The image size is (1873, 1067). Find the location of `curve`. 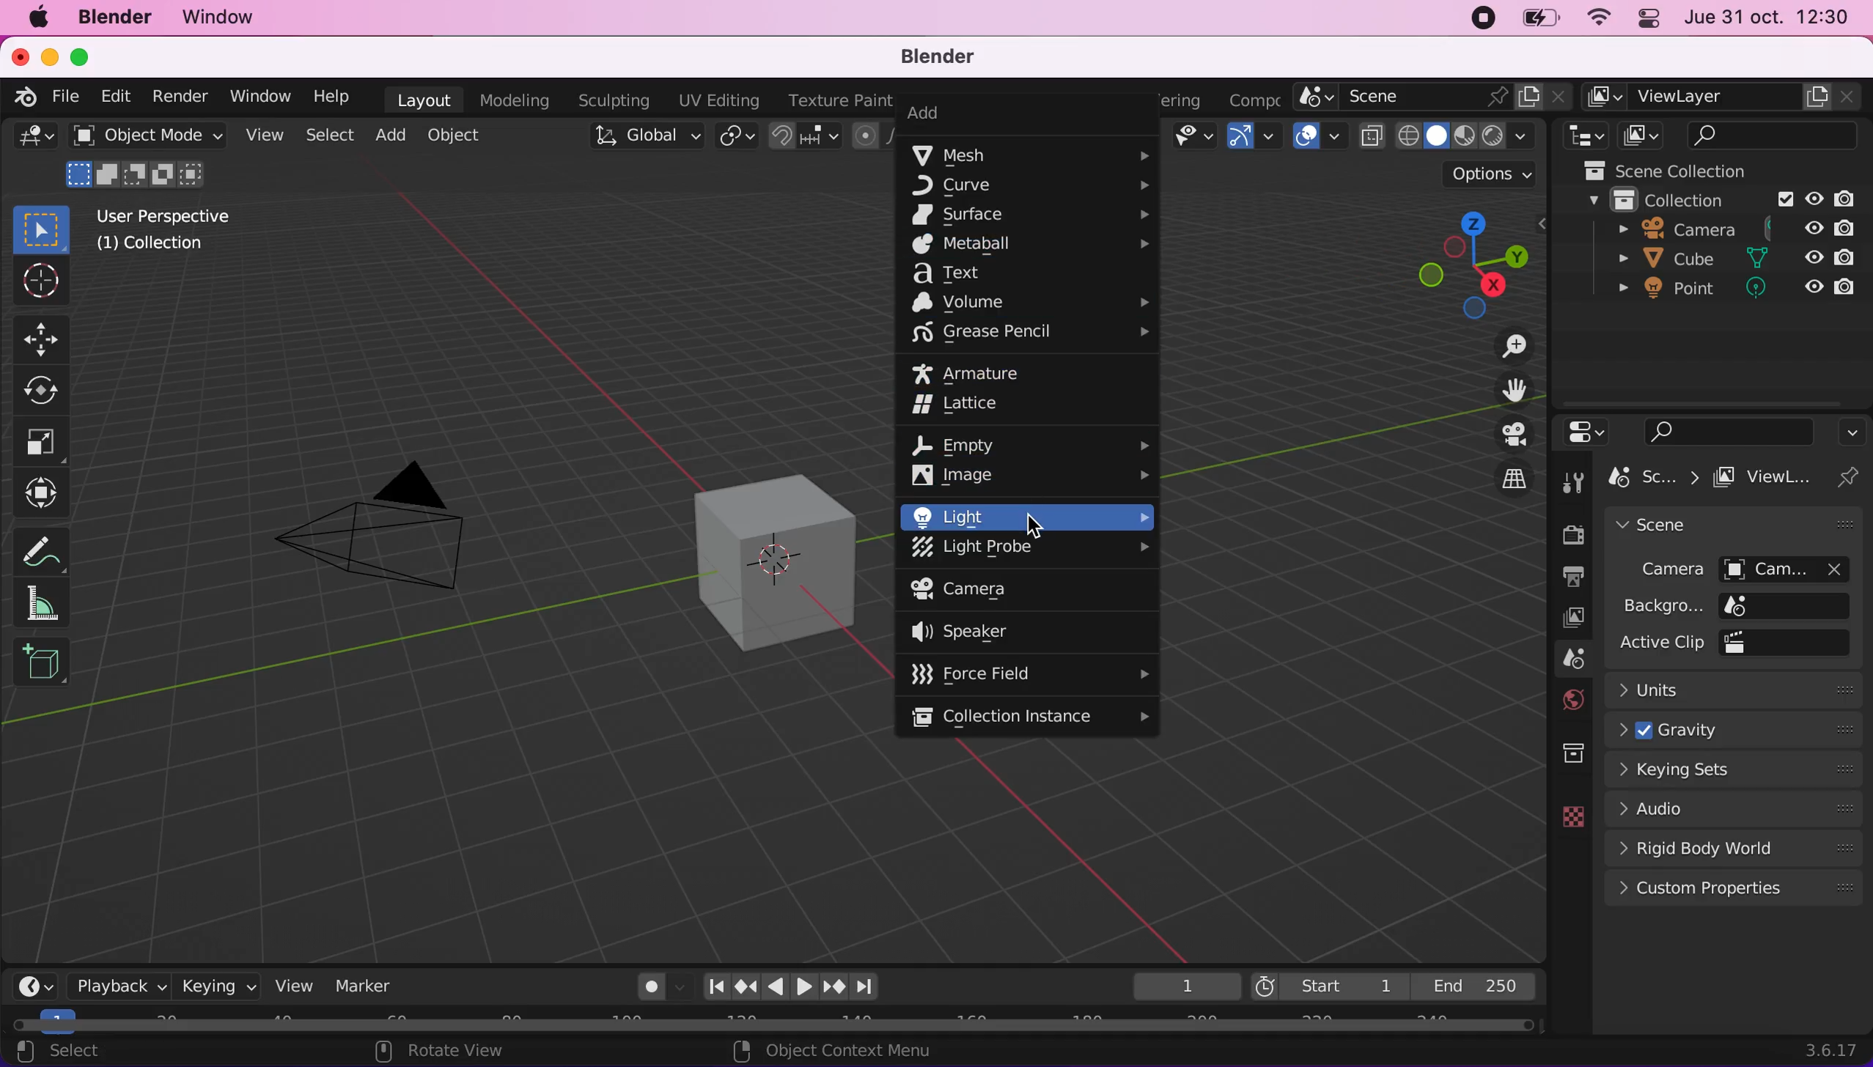

curve is located at coordinates (1035, 188).